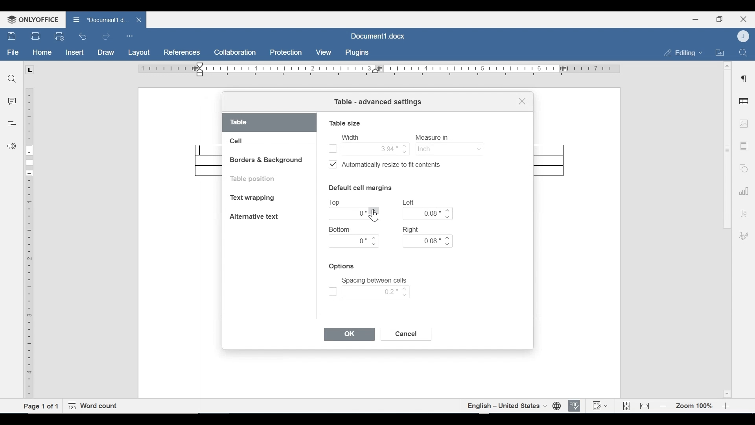  Describe the element at coordinates (522, 103) in the screenshot. I see `Close` at that location.